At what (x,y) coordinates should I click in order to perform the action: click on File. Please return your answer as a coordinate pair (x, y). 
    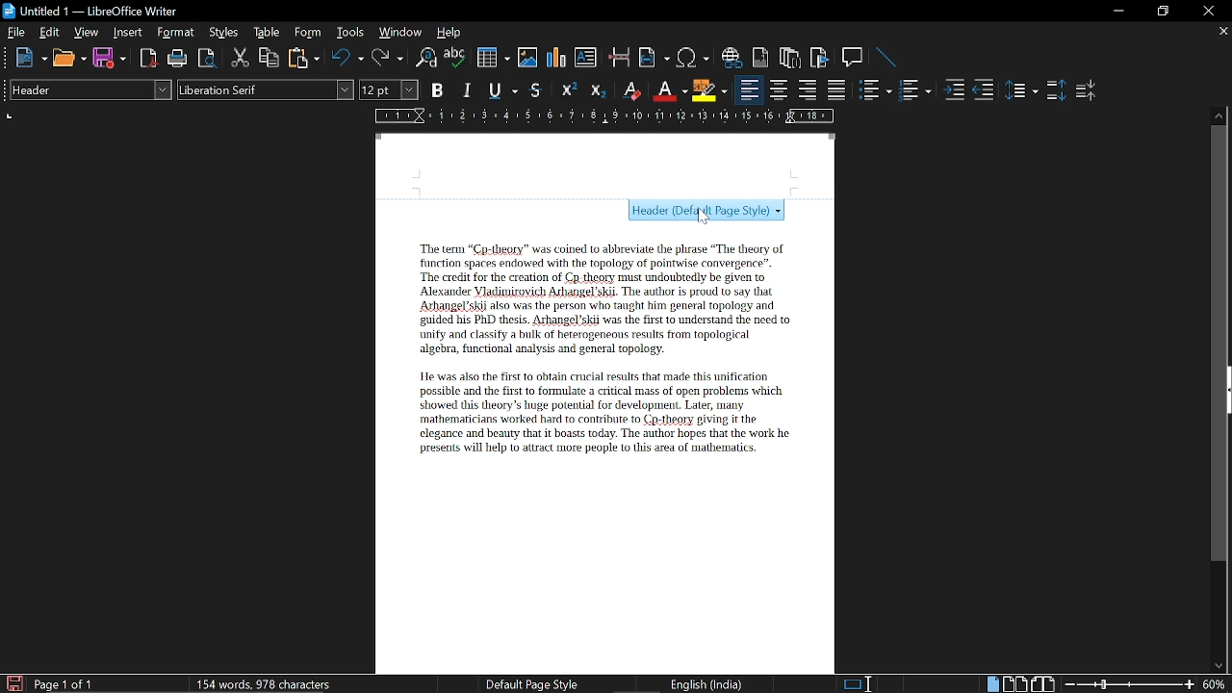
    Looking at the image, I should click on (16, 32).